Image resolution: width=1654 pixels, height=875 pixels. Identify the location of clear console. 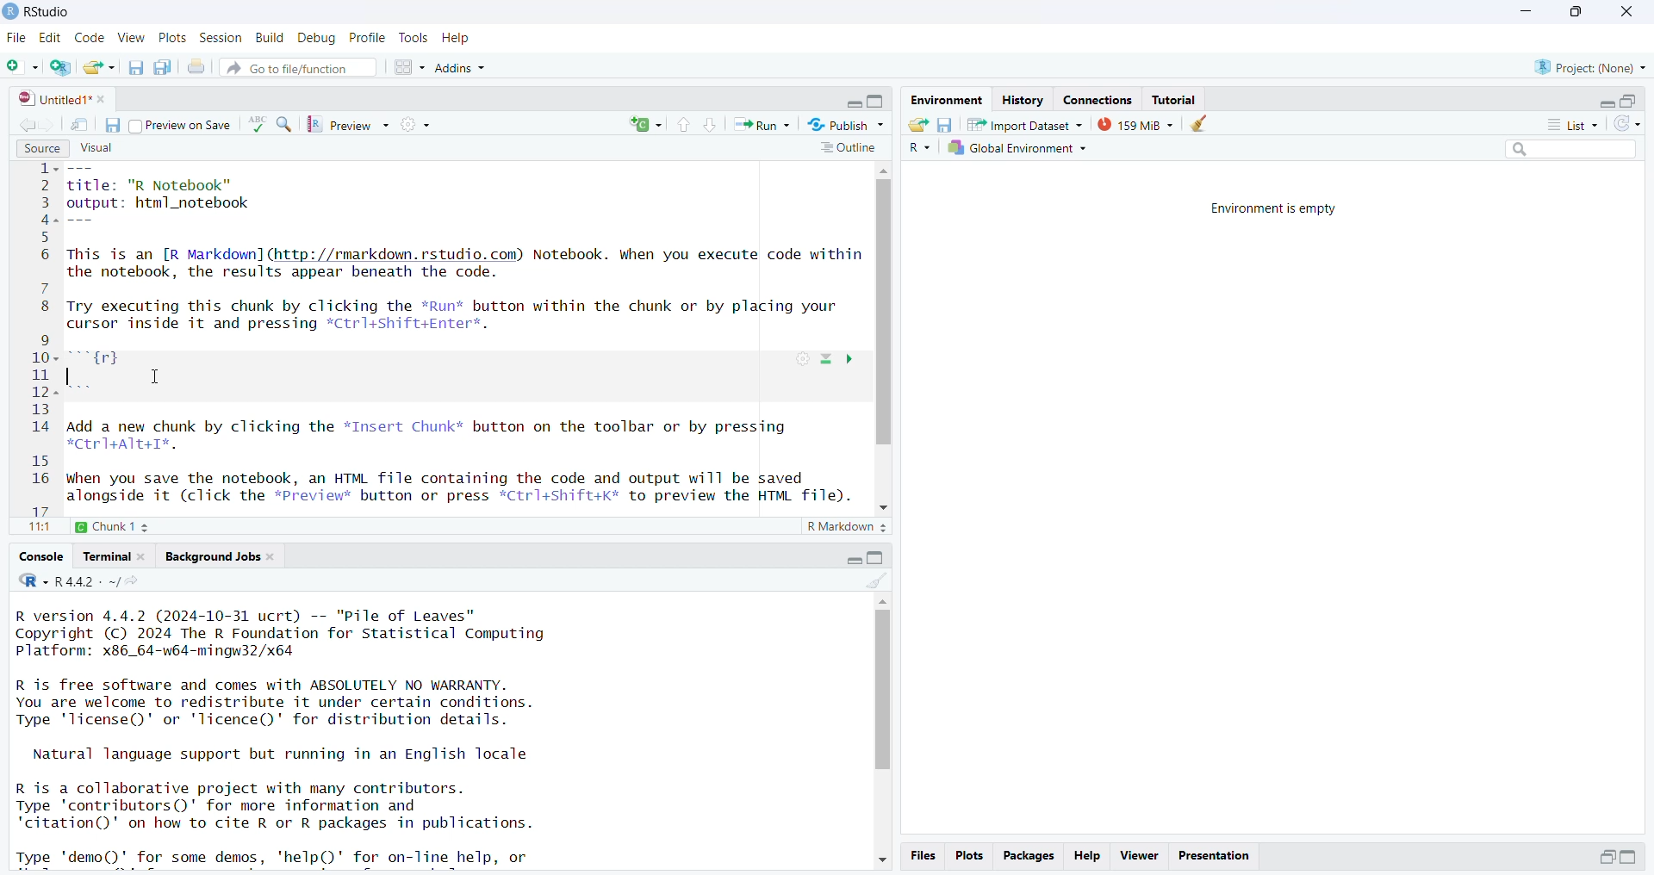
(877, 579).